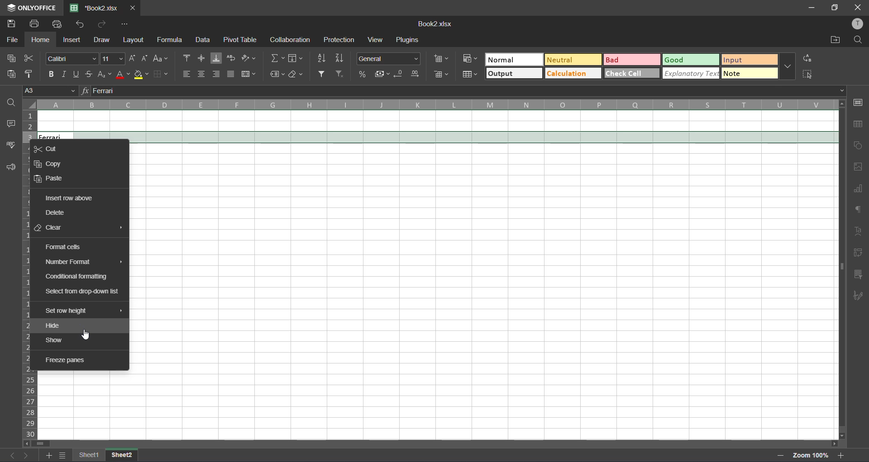 Image resolution: width=869 pixels, height=462 pixels. What do you see at coordinates (232, 59) in the screenshot?
I see `wrap text` at bounding box center [232, 59].